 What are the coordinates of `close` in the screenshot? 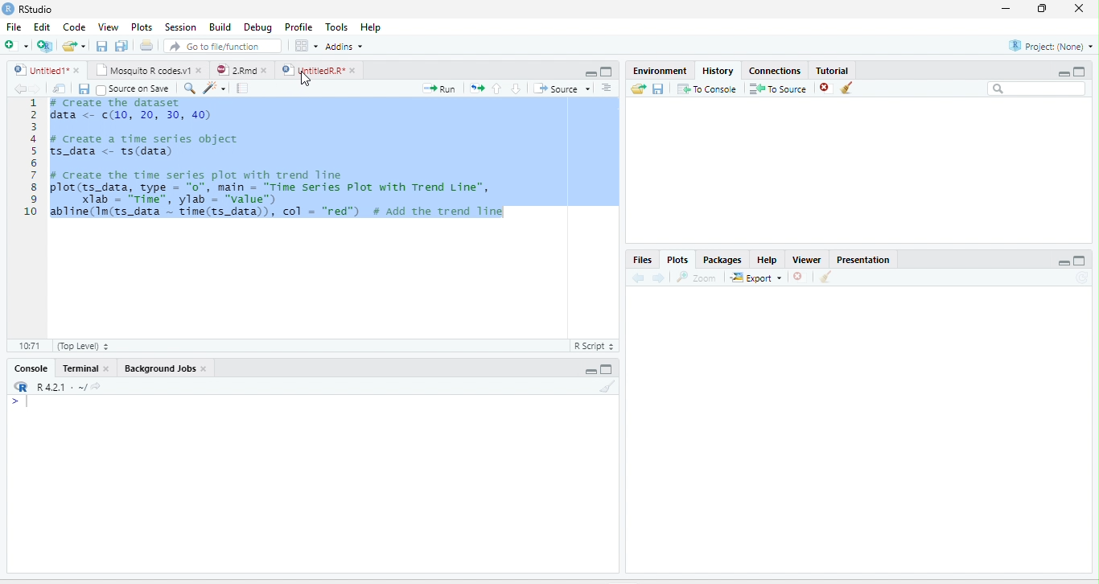 It's located at (76, 70).